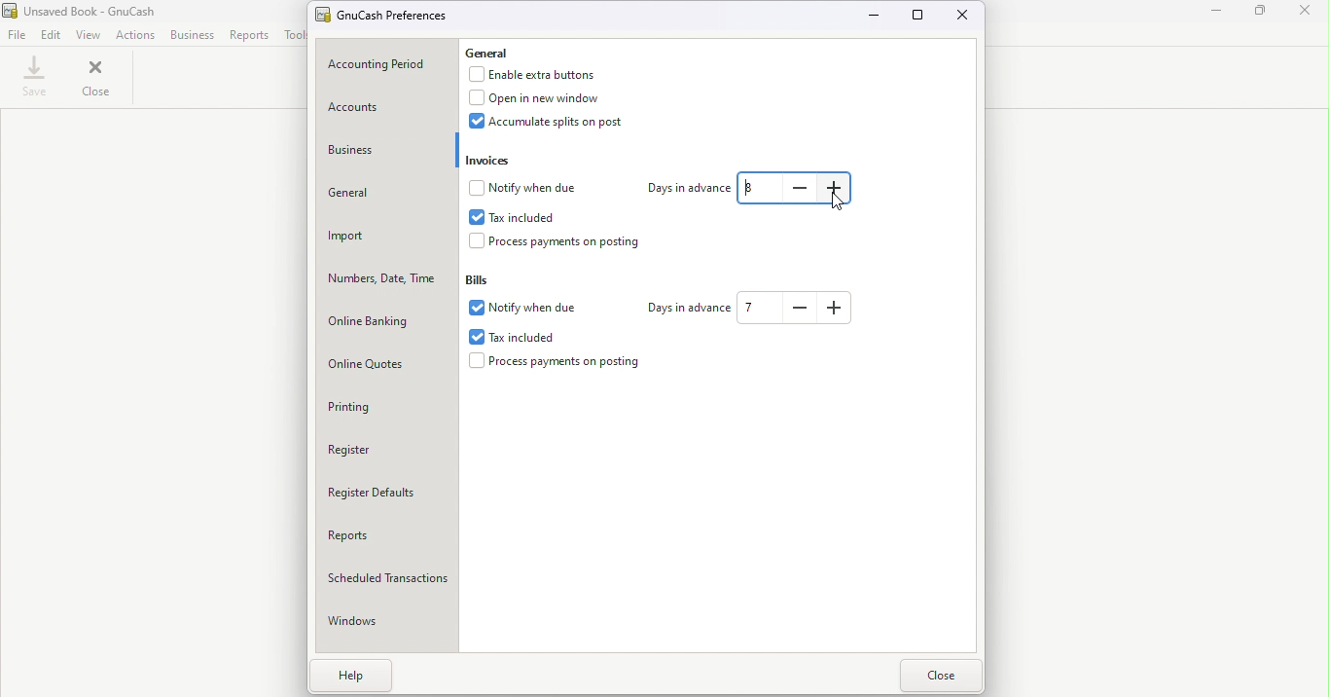 The image size is (1329, 697). Describe the element at coordinates (759, 188) in the screenshot. I see `How many days in the future to warn about Invoices coming due` at that location.